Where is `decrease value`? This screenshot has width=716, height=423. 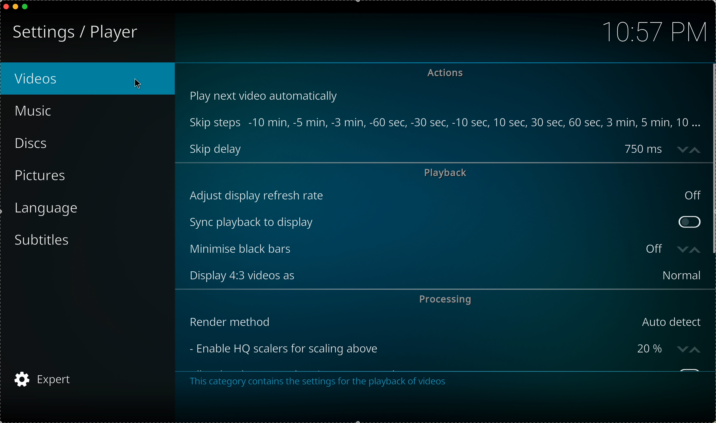 decrease value is located at coordinates (682, 349).